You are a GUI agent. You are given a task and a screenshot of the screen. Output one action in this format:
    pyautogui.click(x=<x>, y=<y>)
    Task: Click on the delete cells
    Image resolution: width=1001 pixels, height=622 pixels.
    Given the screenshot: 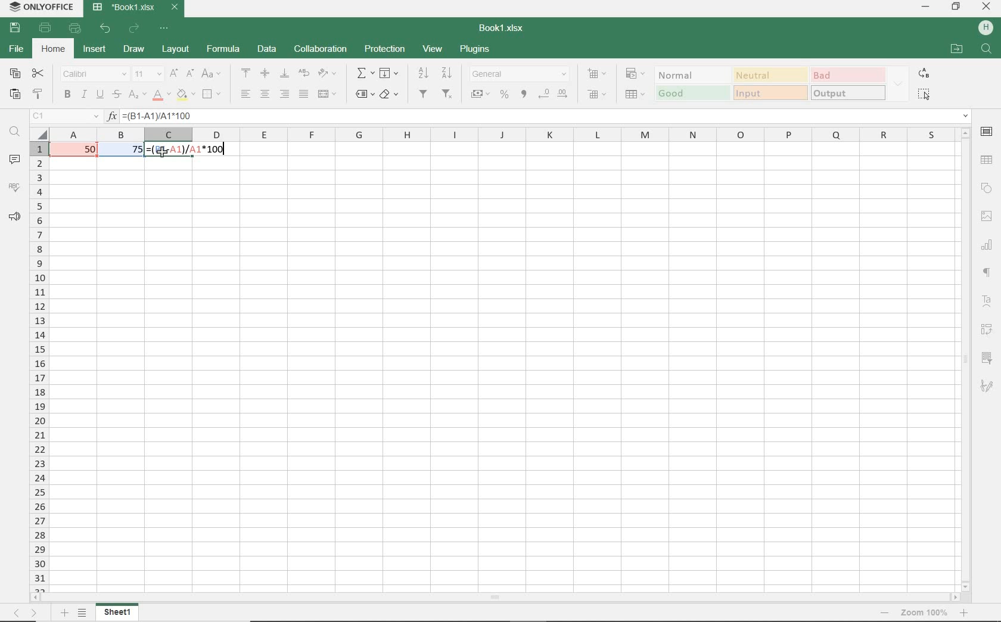 What is the action you would take?
    pyautogui.click(x=595, y=93)
    